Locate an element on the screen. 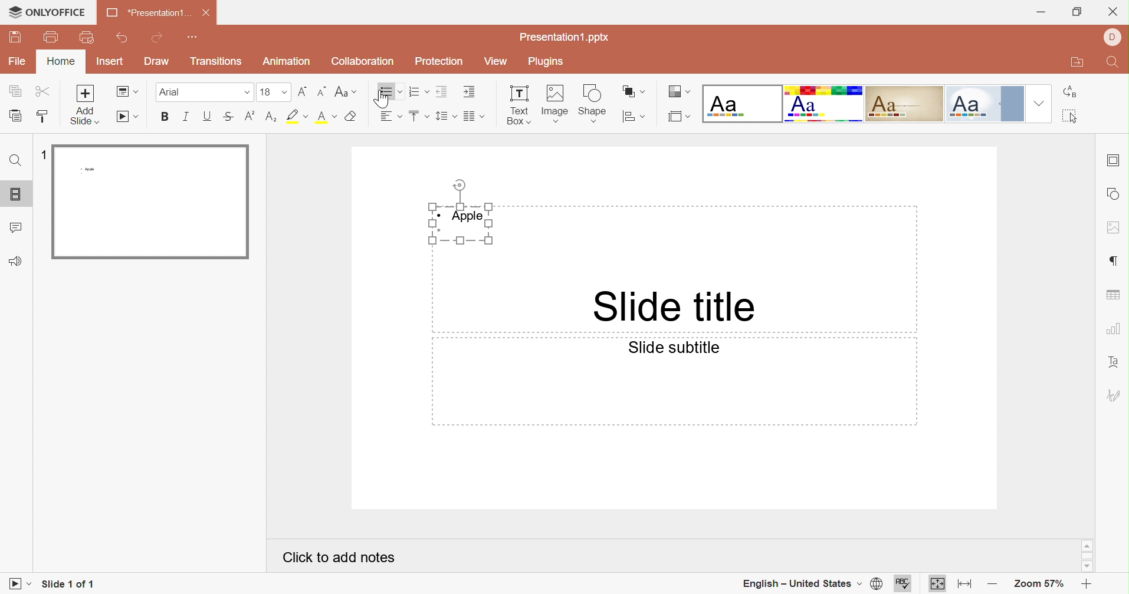  Slide is located at coordinates (150, 202).